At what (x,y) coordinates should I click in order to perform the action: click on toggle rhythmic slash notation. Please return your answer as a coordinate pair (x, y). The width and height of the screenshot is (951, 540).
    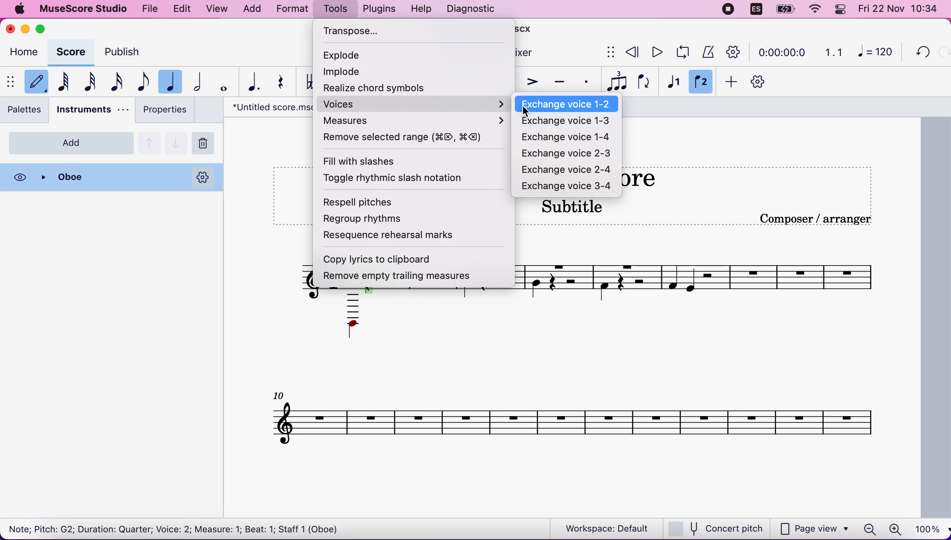
    Looking at the image, I should click on (393, 179).